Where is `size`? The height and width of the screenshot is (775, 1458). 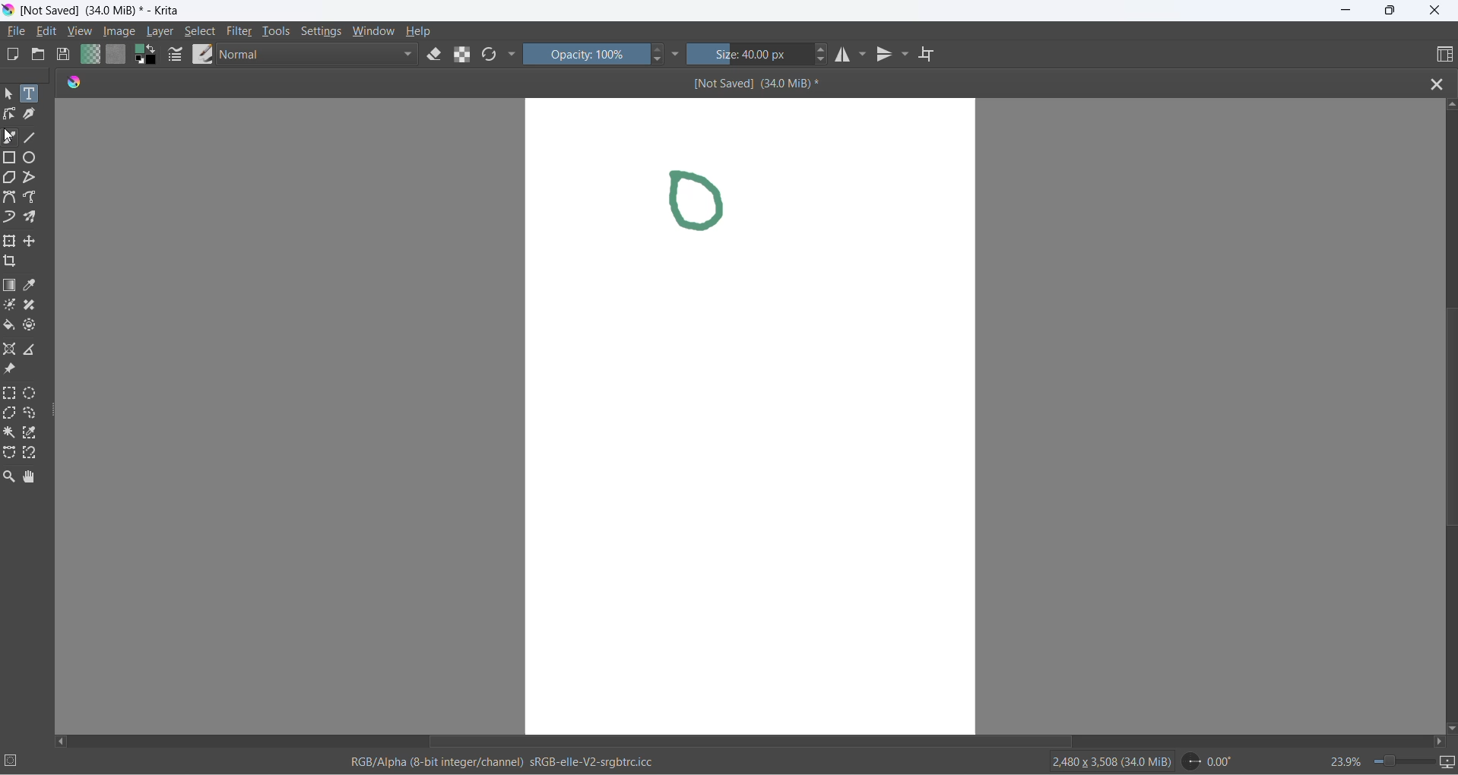 size is located at coordinates (753, 54).